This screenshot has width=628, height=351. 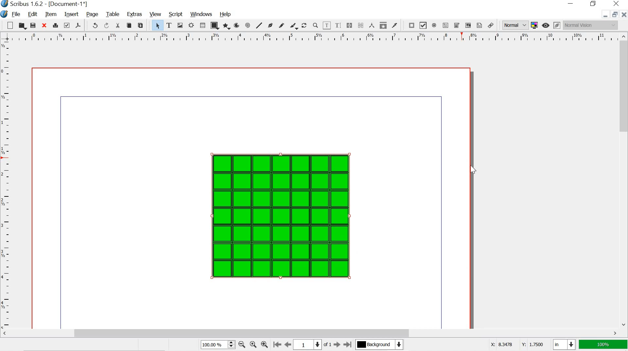 I want to click on measurements, so click(x=372, y=25).